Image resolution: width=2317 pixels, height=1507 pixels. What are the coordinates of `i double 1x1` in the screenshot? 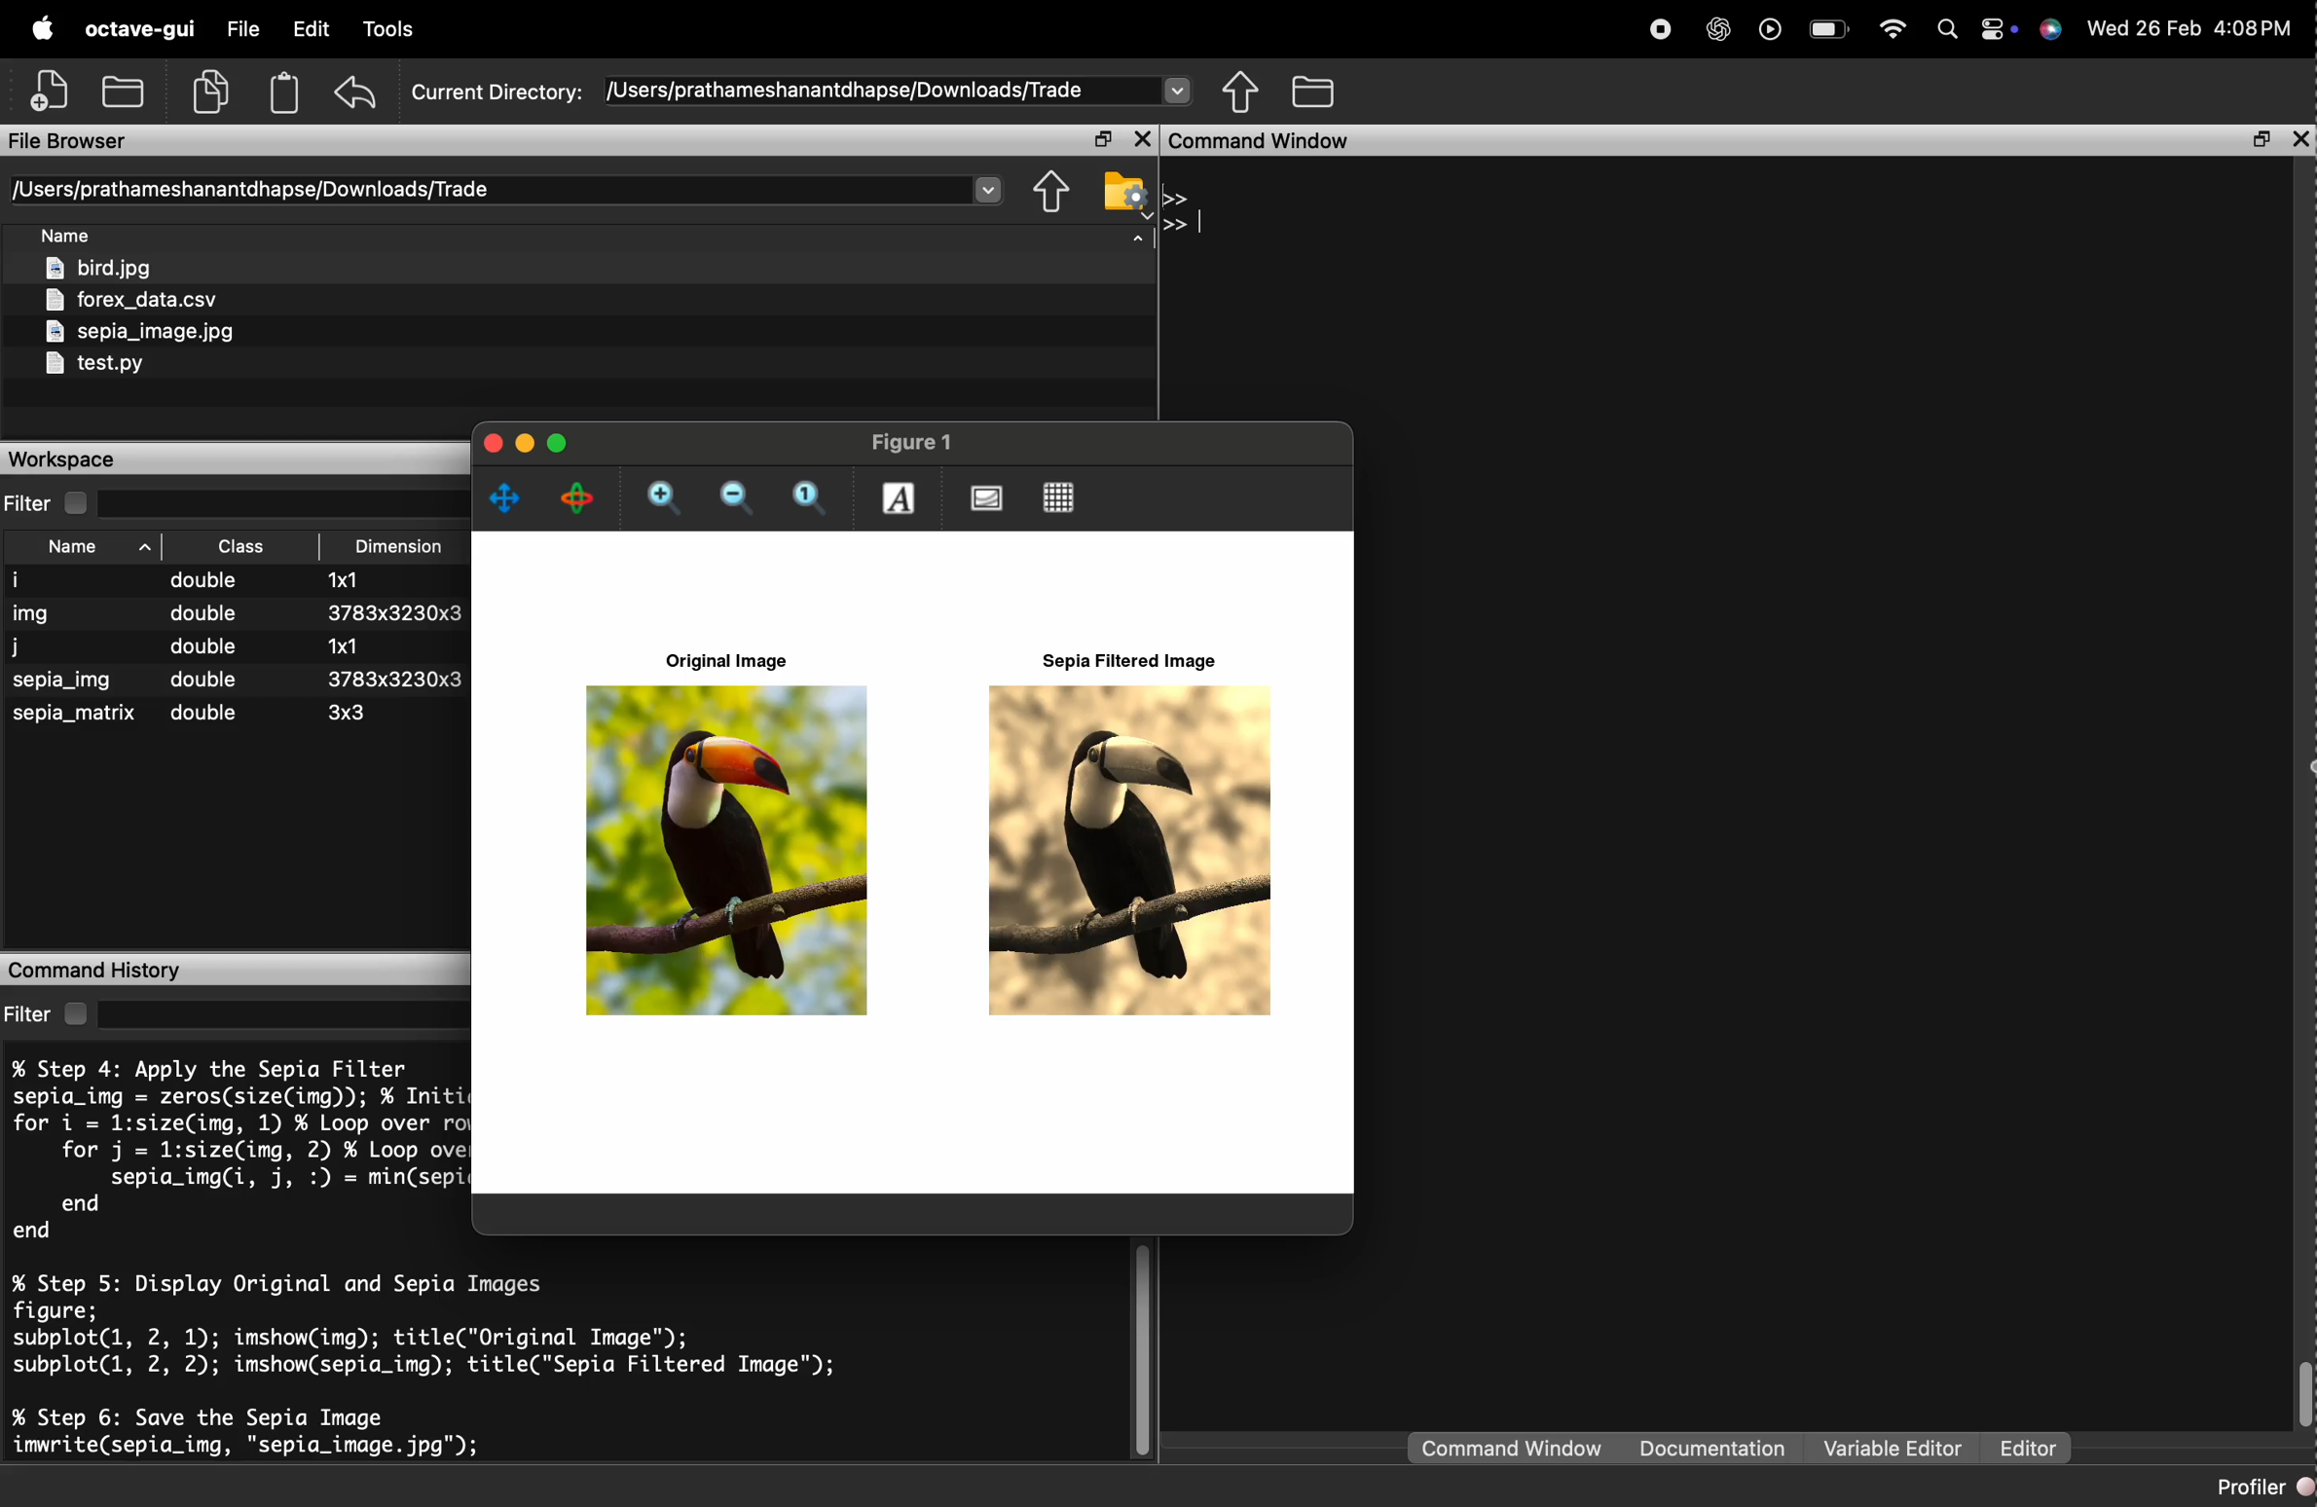 It's located at (186, 579).